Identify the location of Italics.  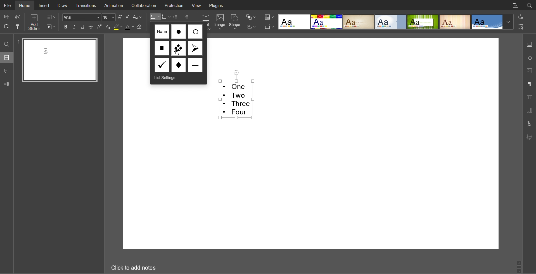
(75, 27).